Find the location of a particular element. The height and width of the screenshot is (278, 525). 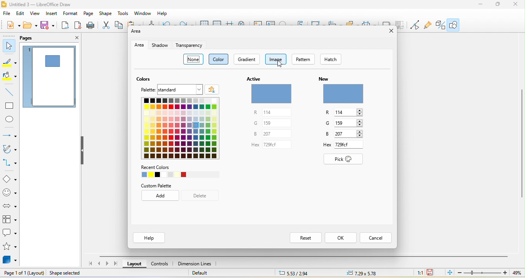

edit is located at coordinates (22, 14).